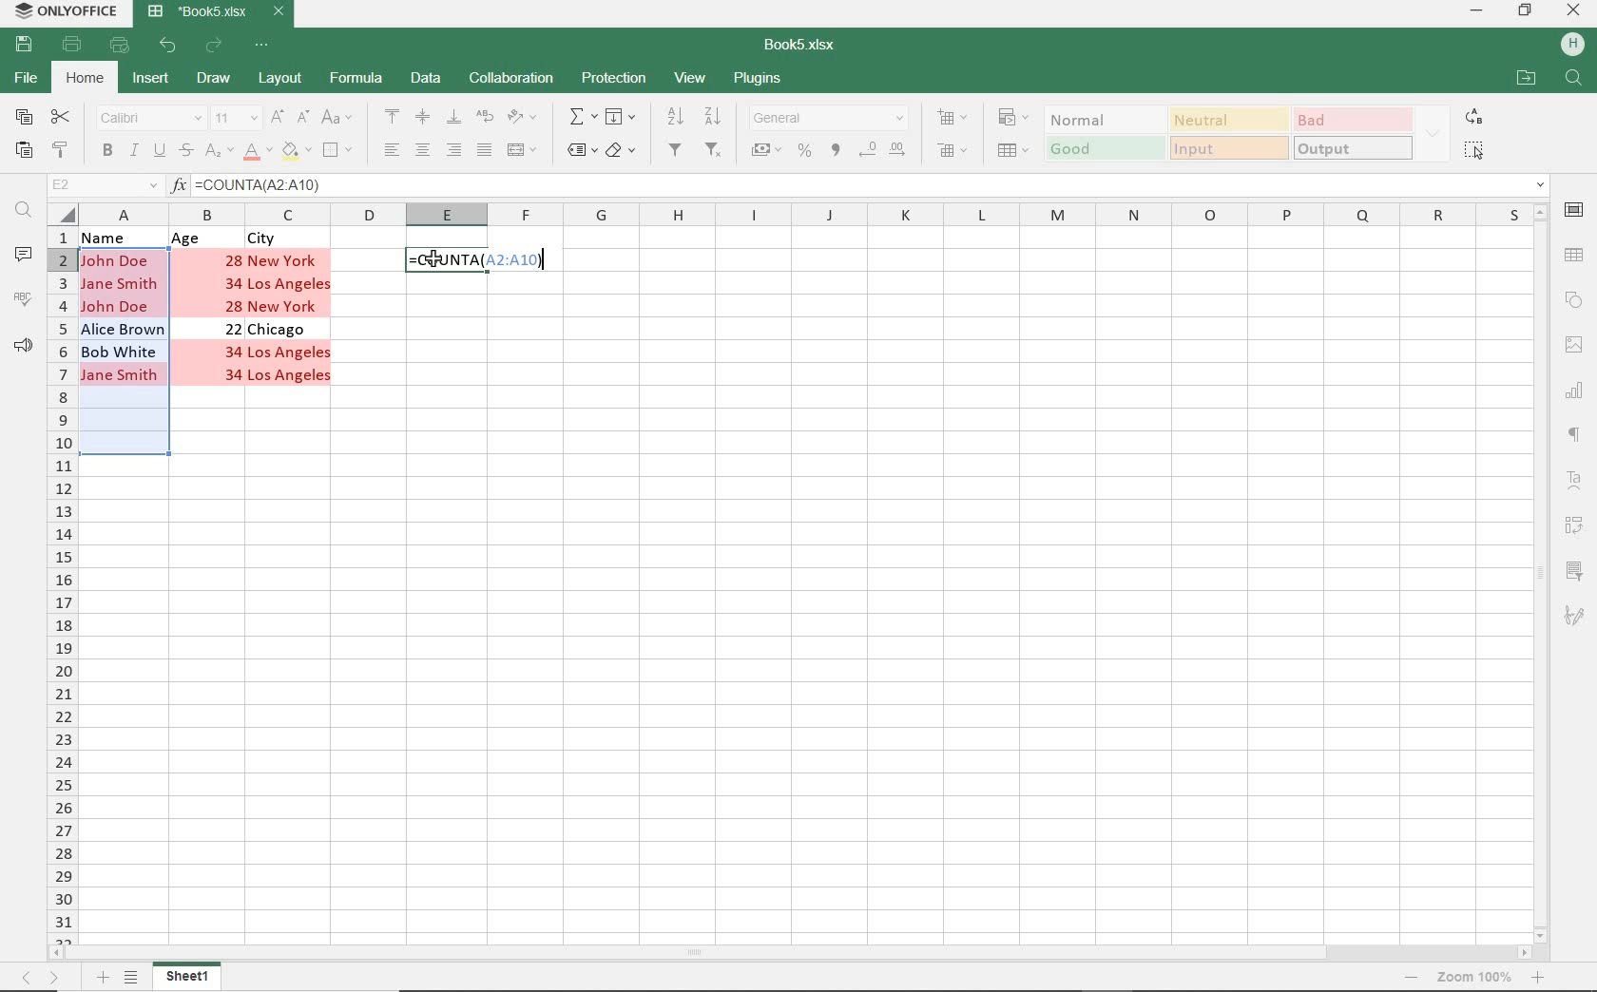 This screenshot has width=1597, height=992. What do you see at coordinates (859, 184) in the screenshot?
I see `INSERT FUNCTION` at bounding box center [859, 184].